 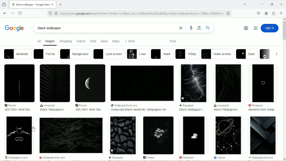 What do you see at coordinates (118, 158) in the screenshot?
I see `rawpixel` at bounding box center [118, 158].